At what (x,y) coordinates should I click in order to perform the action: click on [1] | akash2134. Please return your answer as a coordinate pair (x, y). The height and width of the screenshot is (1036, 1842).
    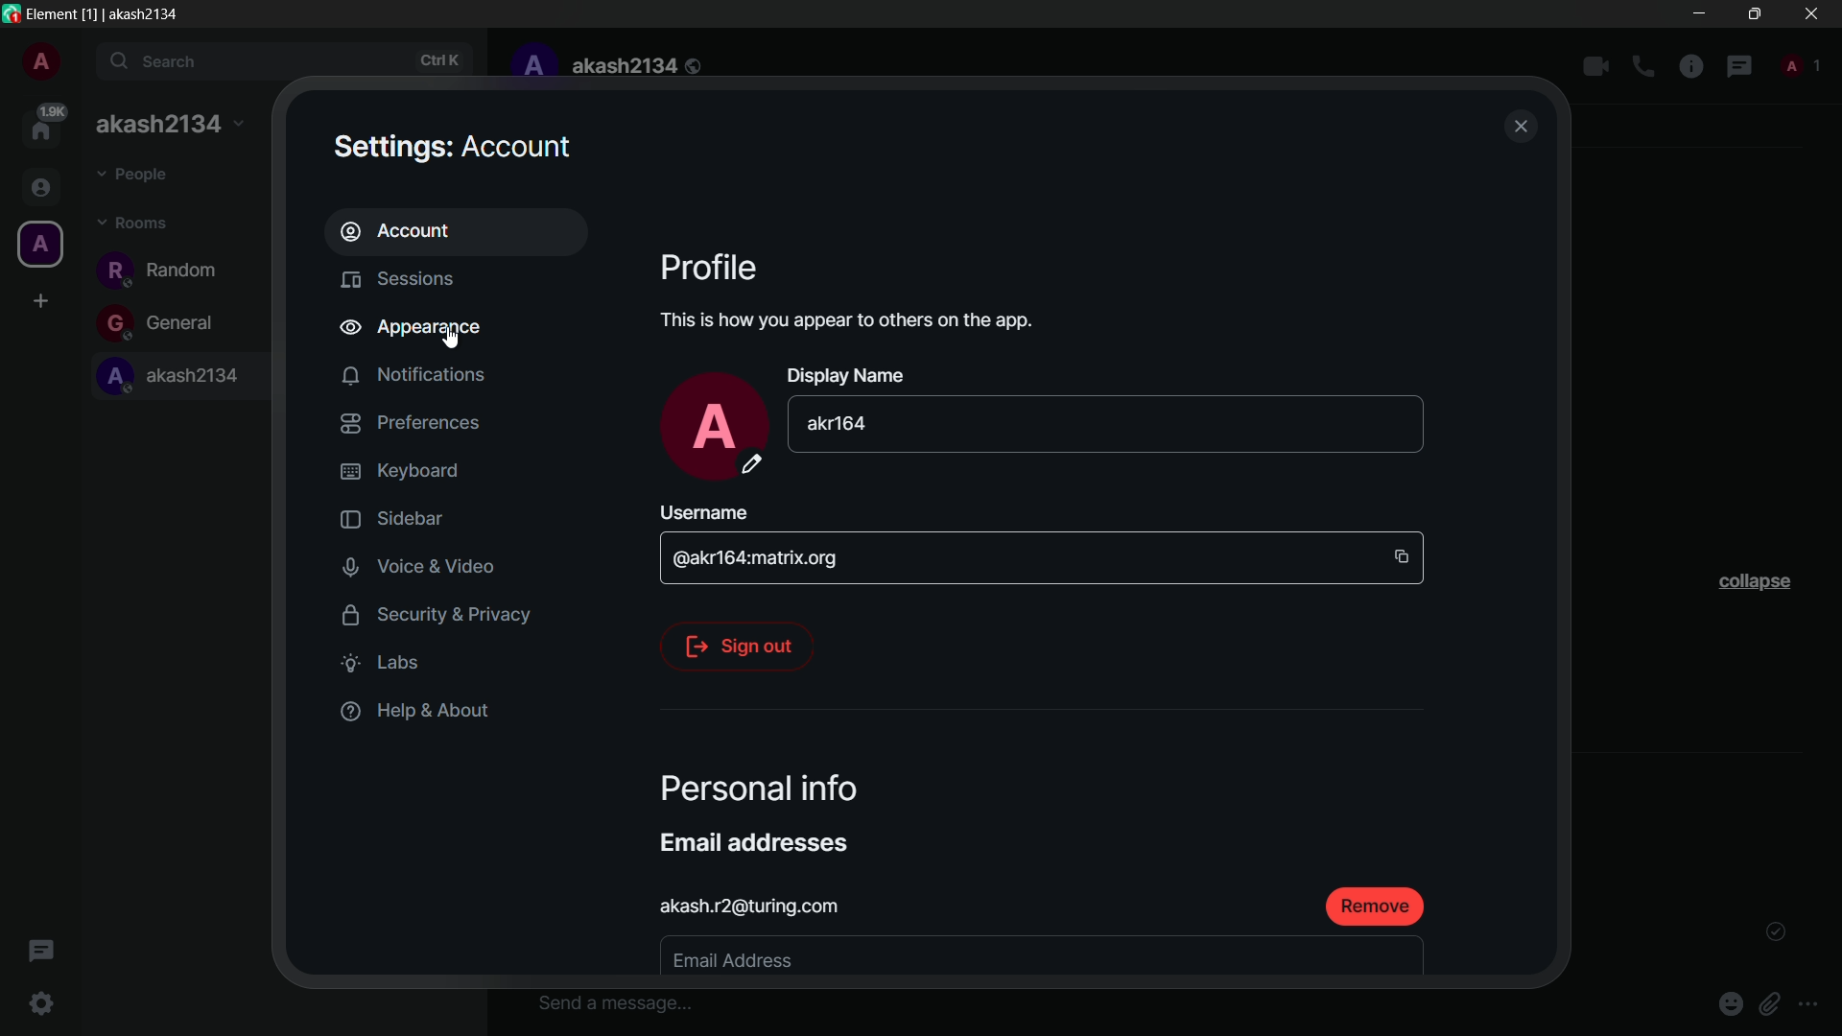
    Looking at the image, I should click on (135, 13).